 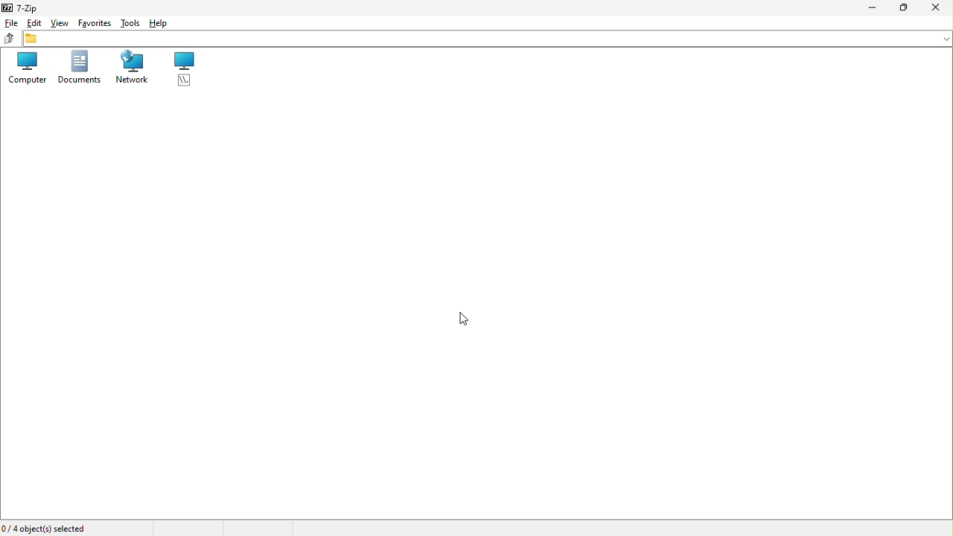 I want to click on restore, so click(x=905, y=8).